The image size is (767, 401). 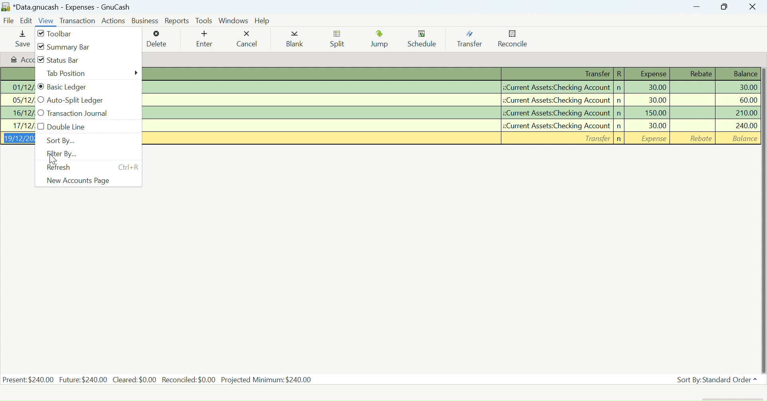 I want to click on Checkbox, so click(x=40, y=126).